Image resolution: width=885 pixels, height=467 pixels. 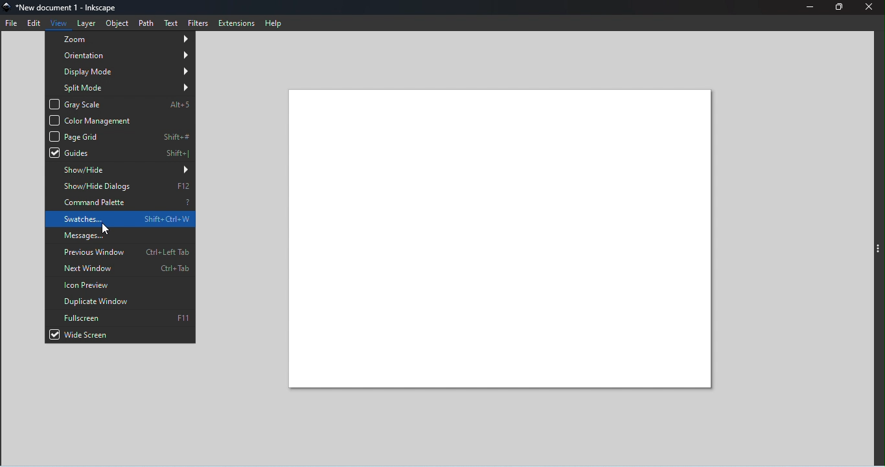 What do you see at coordinates (64, 7) in the screenshot?
I see `File name` at bounding box center [64, 7].